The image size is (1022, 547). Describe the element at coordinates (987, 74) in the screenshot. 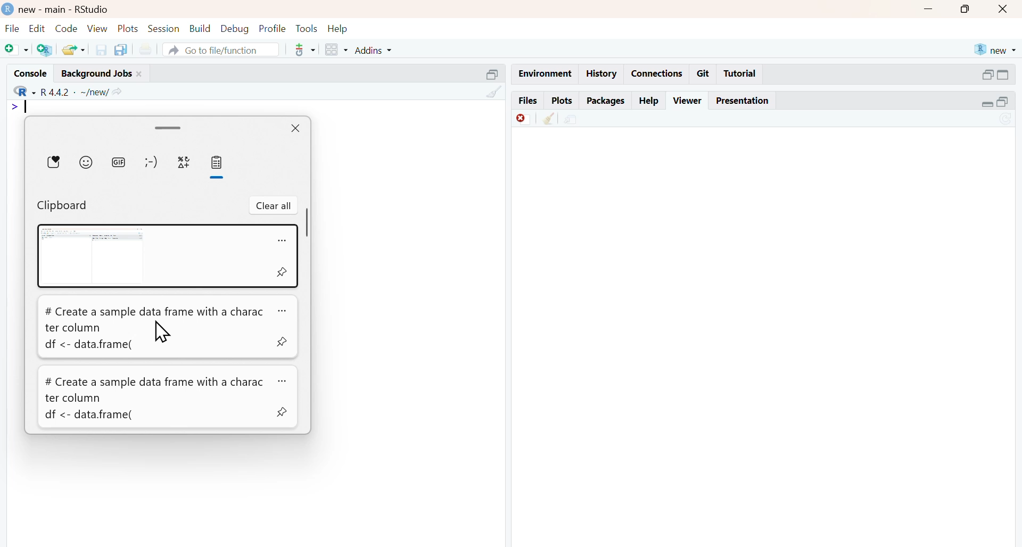

I see `open in separate window` at that location.